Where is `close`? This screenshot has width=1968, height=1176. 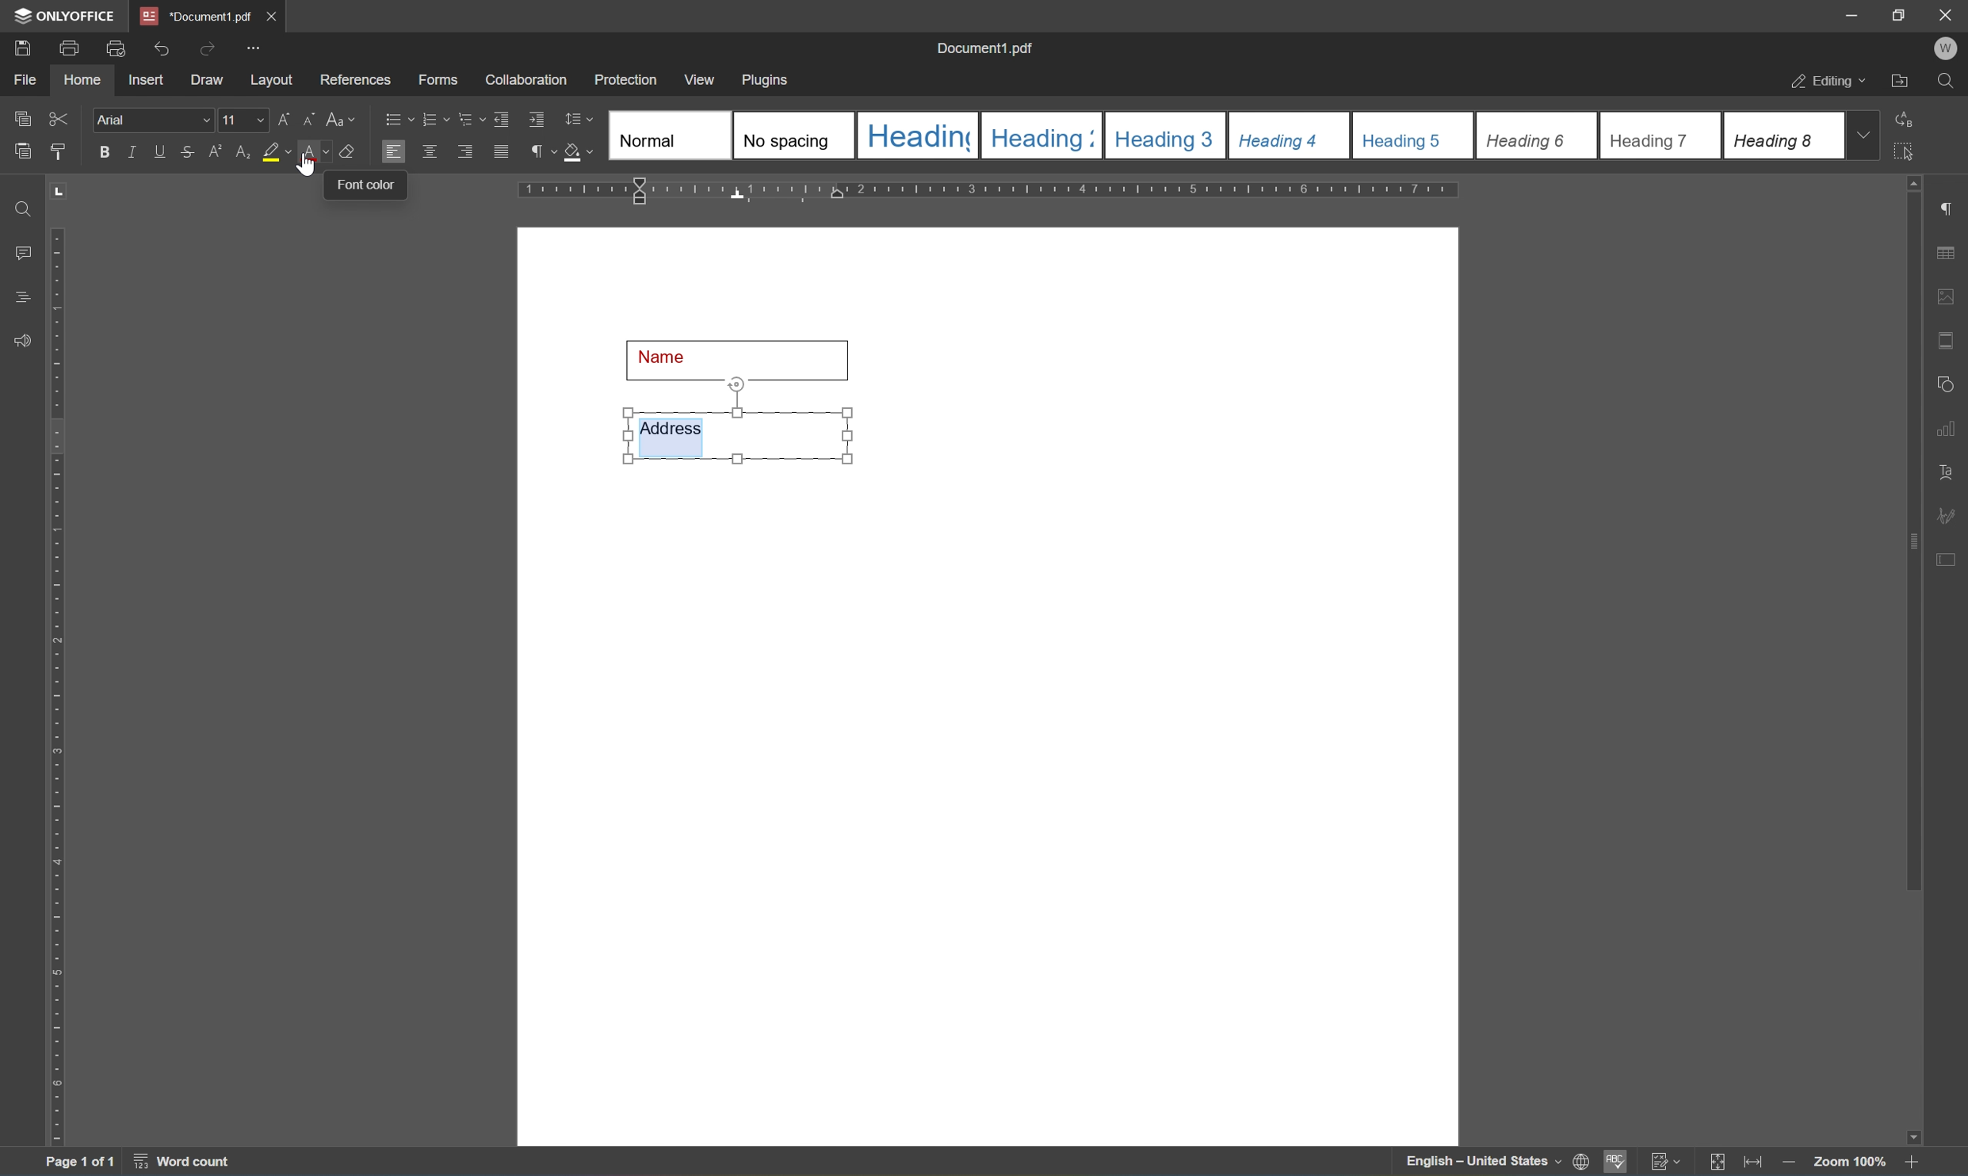 close is located at coordinates (274, 13).